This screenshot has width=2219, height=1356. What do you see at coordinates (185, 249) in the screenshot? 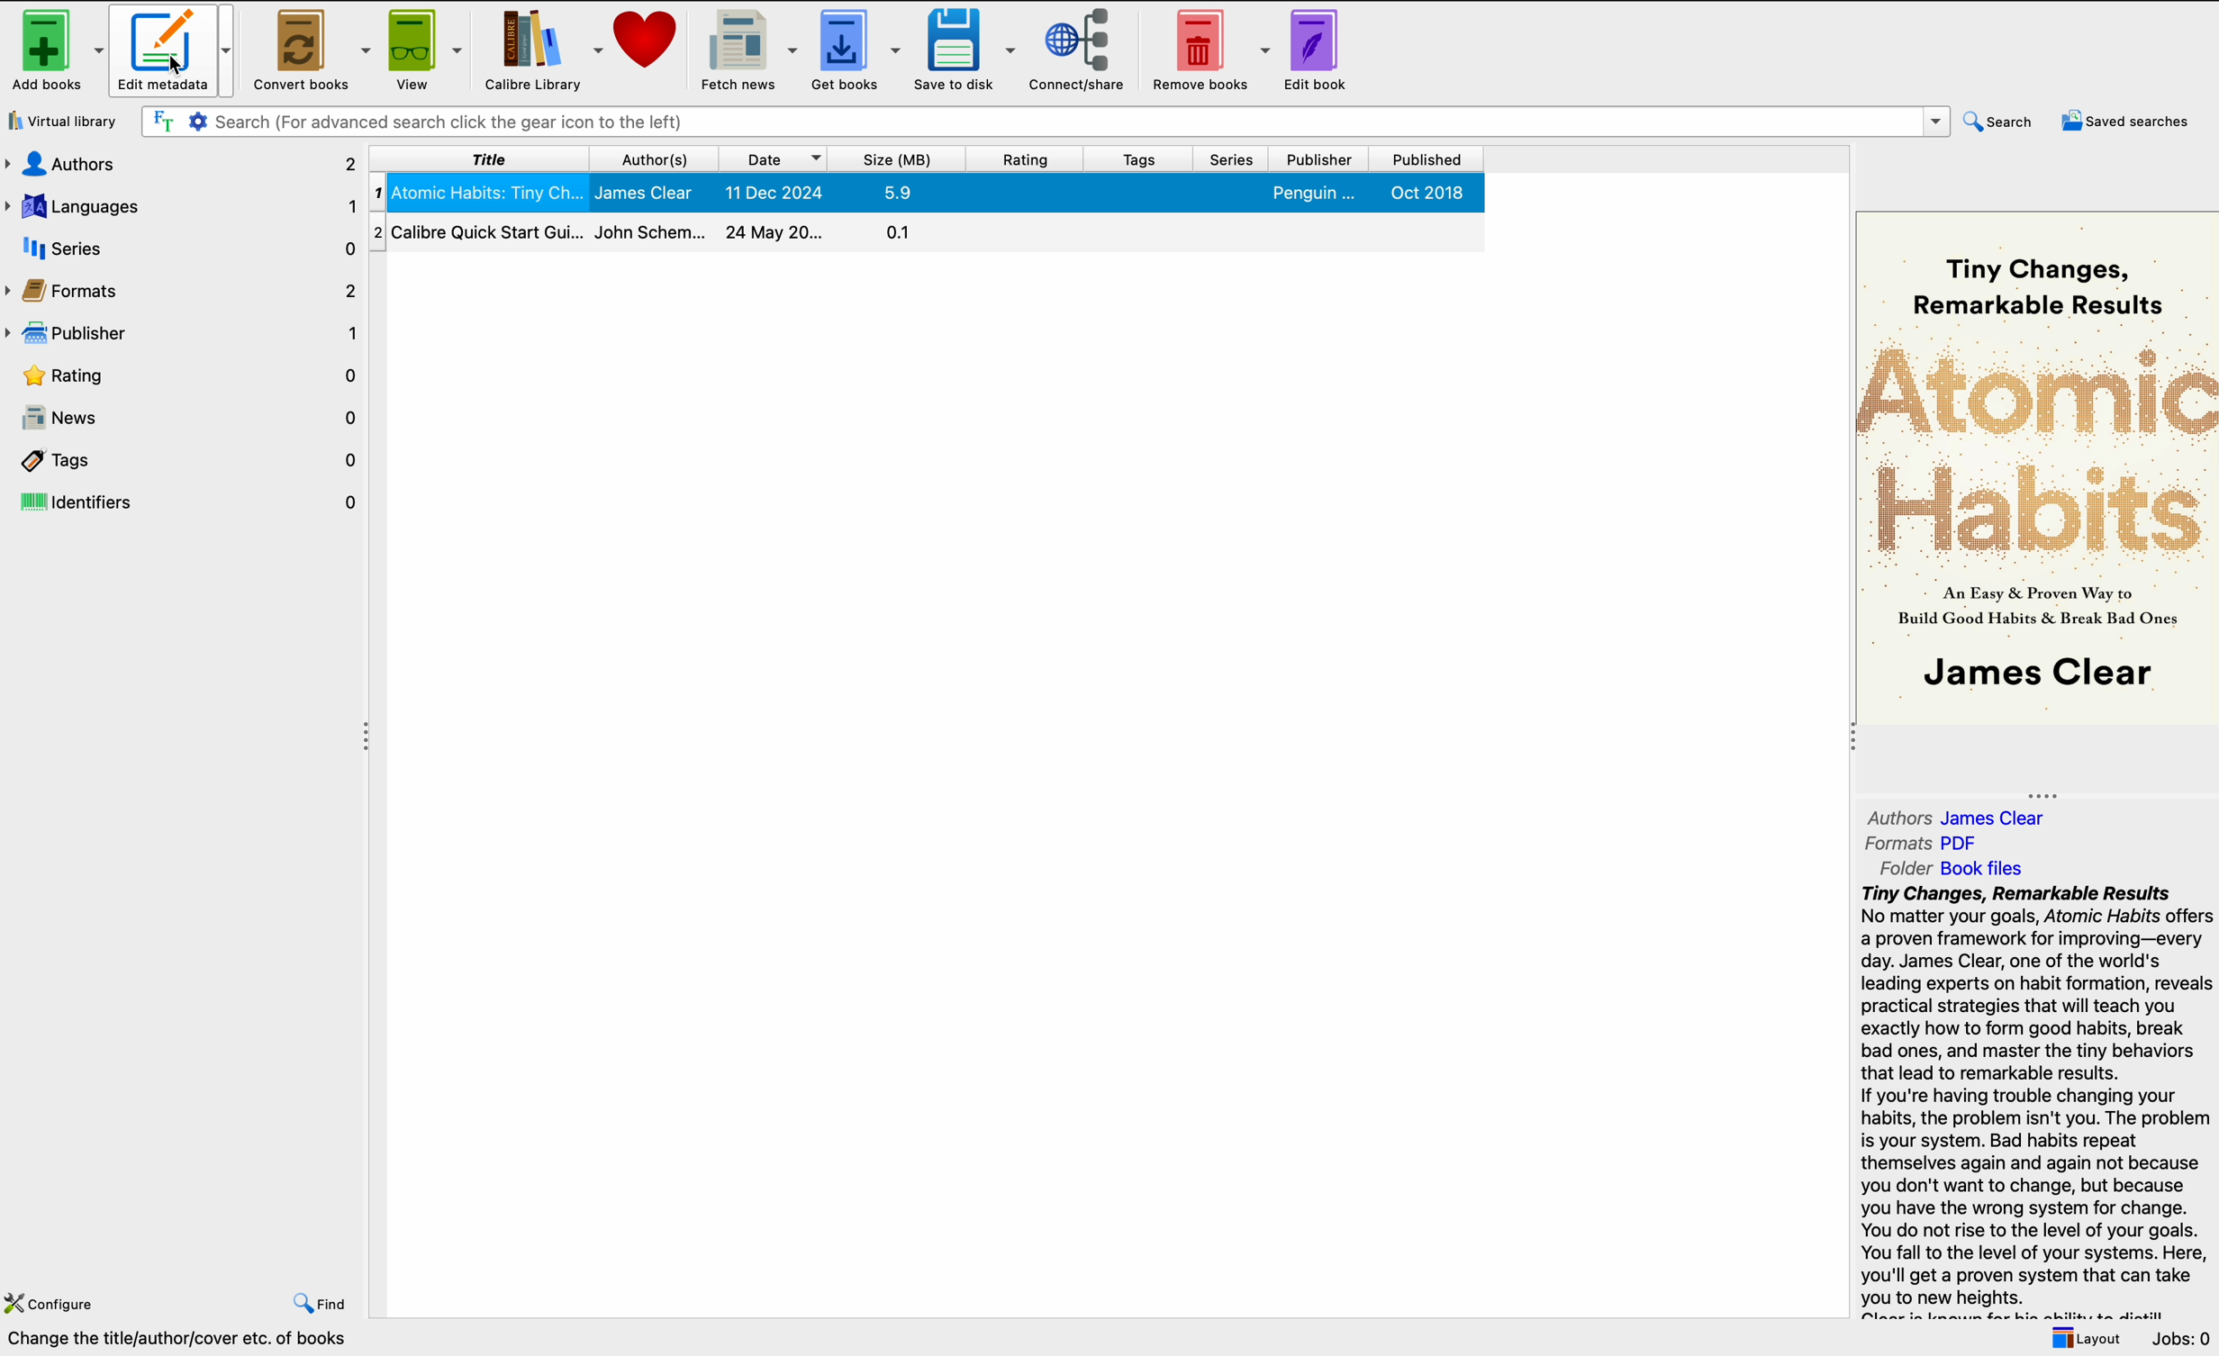
I see `series` at bounding box center [185, 249].